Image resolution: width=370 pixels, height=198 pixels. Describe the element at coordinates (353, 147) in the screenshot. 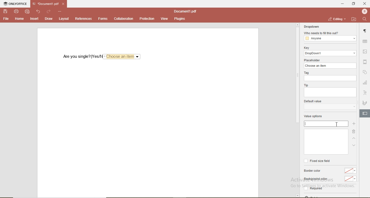

I see `down` at that location.